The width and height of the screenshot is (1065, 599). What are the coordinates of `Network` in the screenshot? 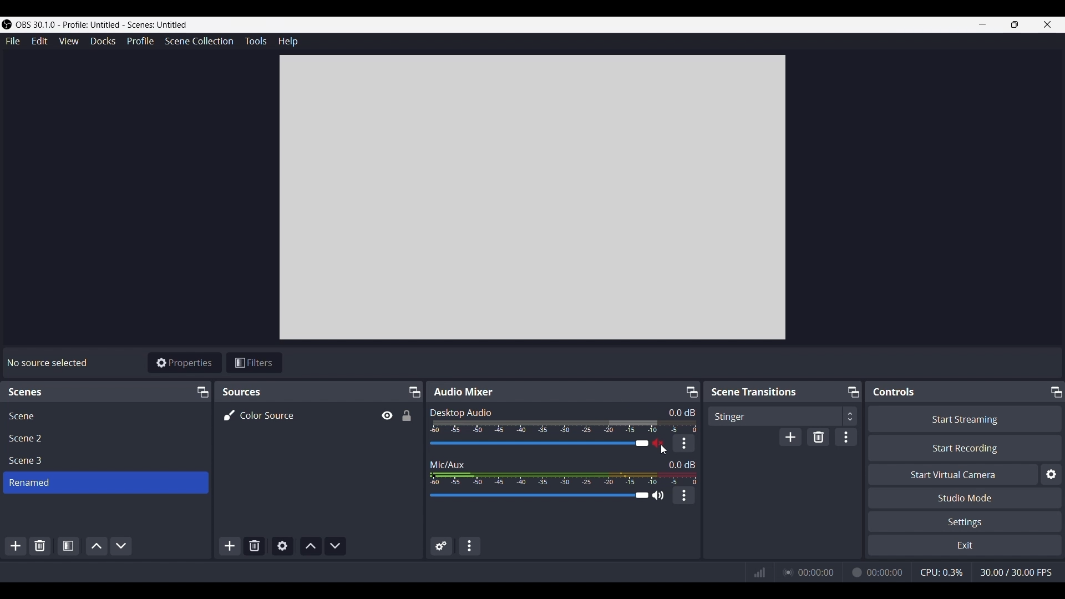 It's located at (756, 573).